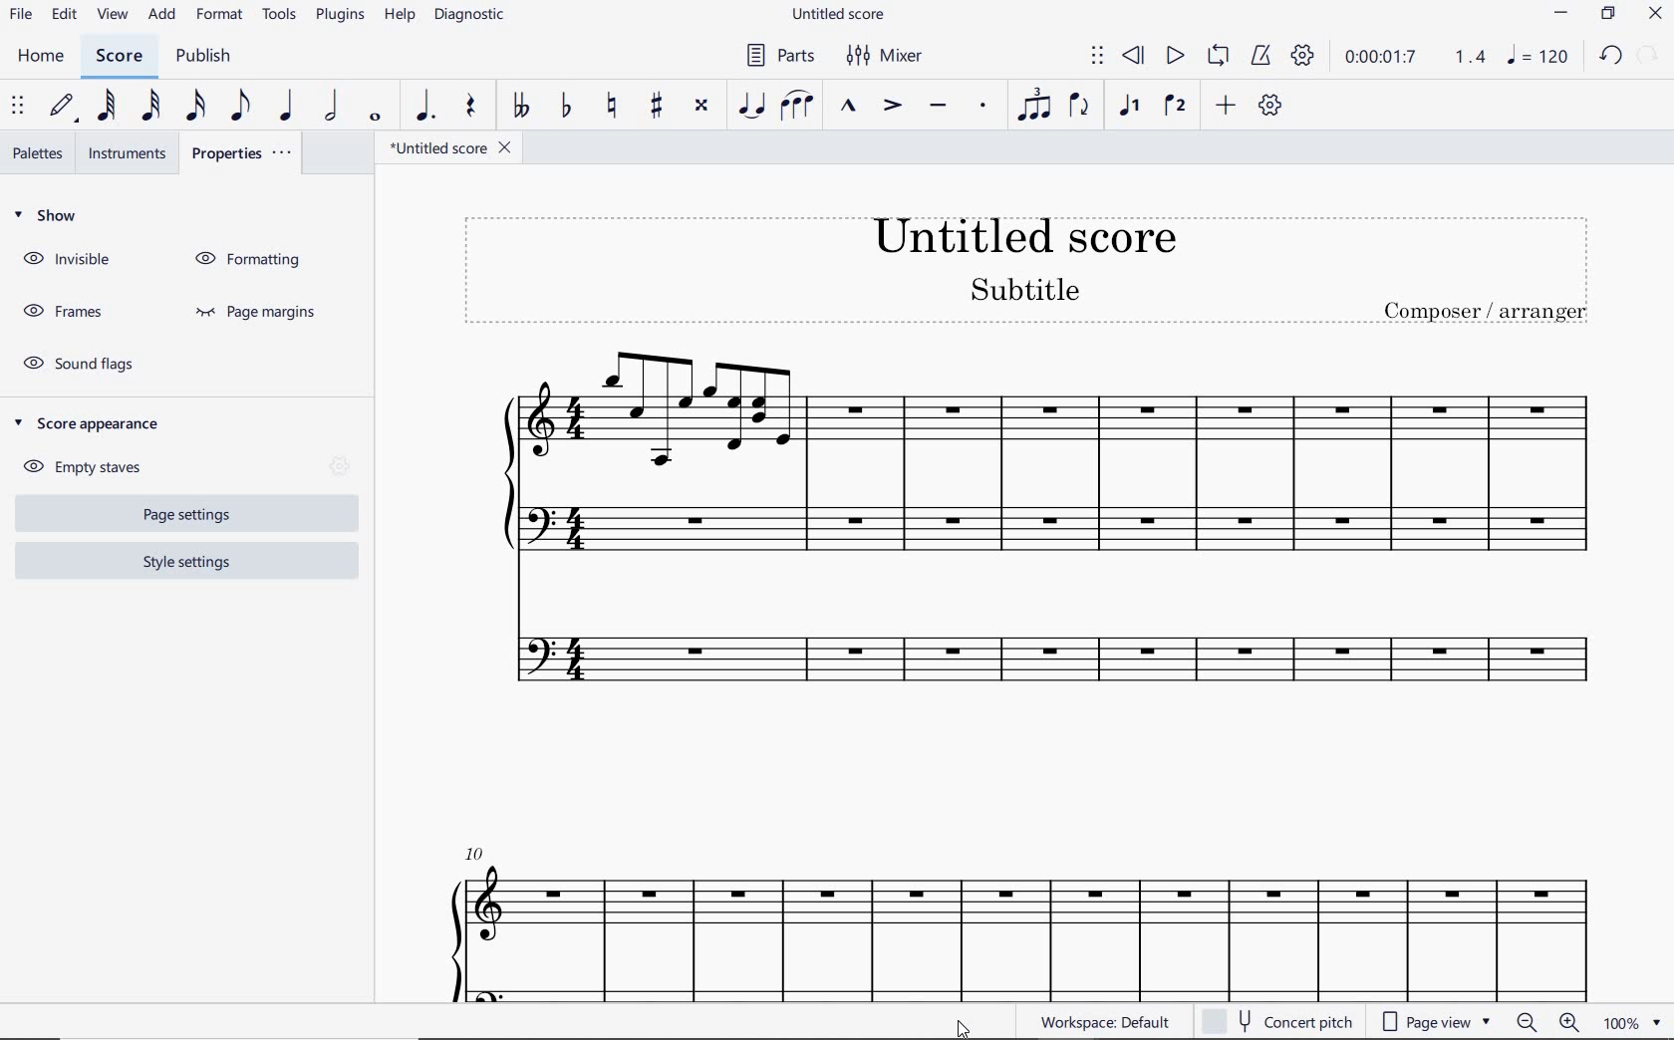  Describe the element at coordinates (471, 17) in the screenshot. I see `DIAGNOSTIC` at that location.